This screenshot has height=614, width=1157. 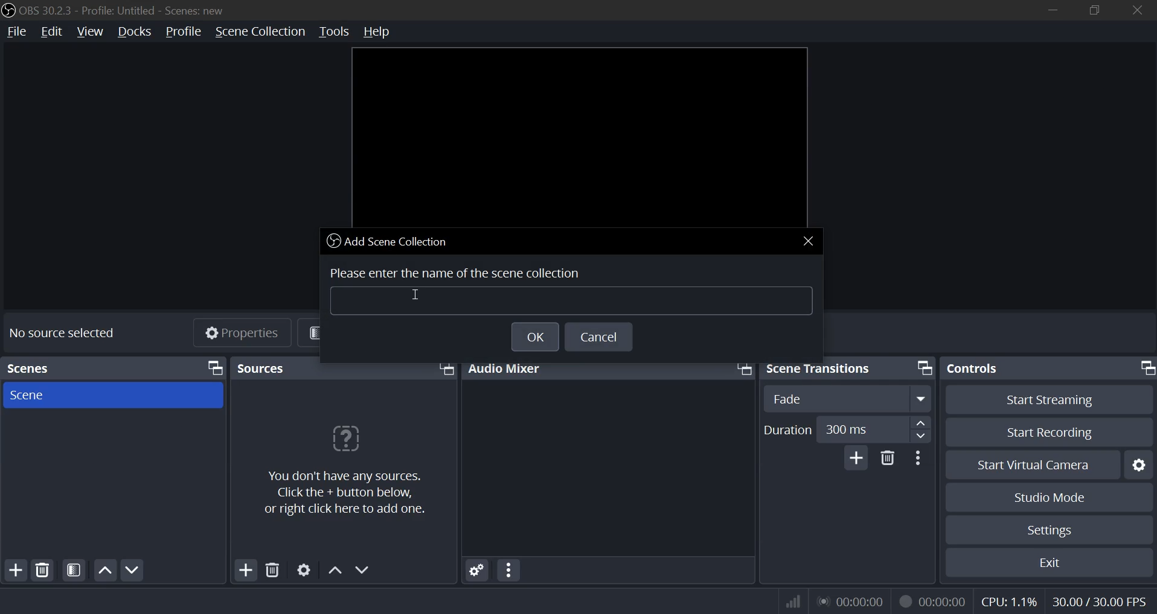 I want to click on scene transitions, so click(x=824, y=368).